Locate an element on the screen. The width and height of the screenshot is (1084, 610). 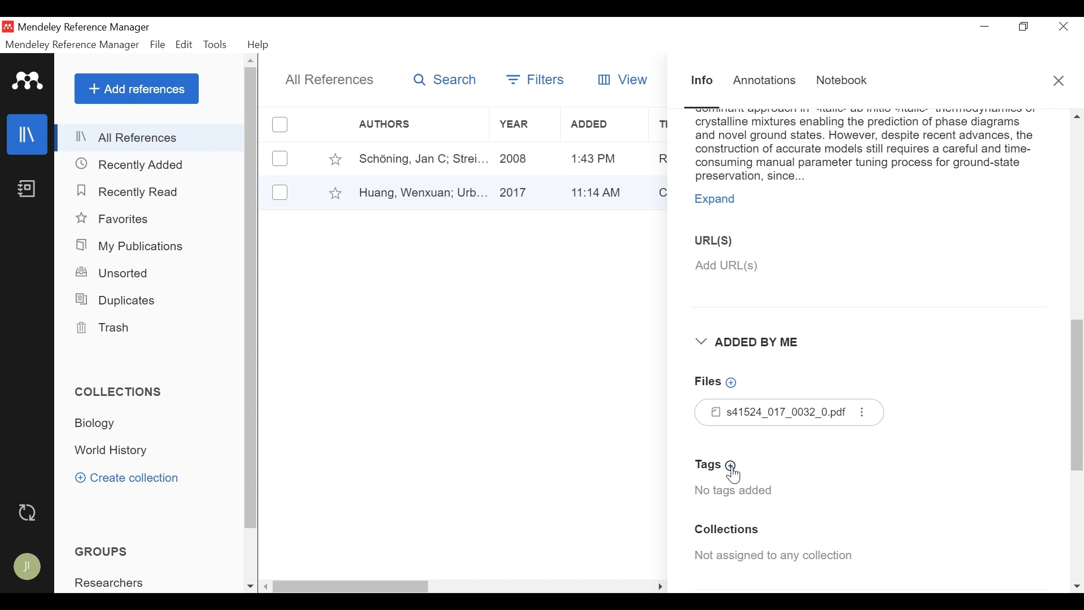
Scroll left is located at coordinates (266, 586).